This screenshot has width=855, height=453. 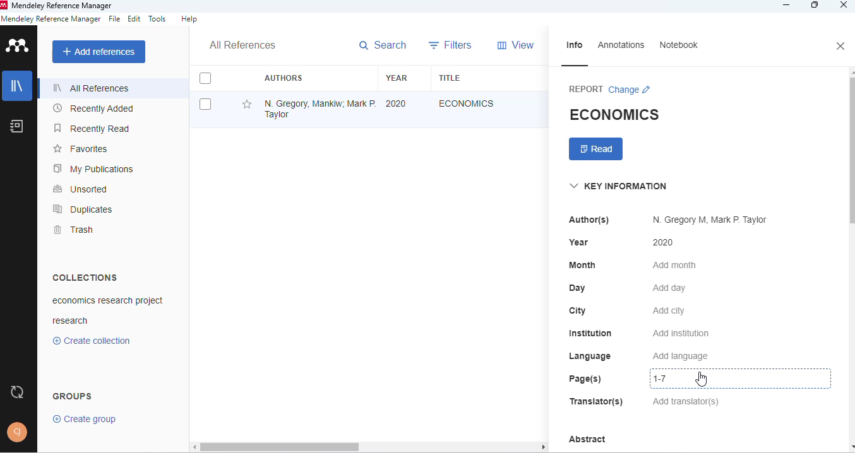 What do you see at coordinates (681, 333) in the screenshot?
I see `add institution` at bounding box center [681, 333].